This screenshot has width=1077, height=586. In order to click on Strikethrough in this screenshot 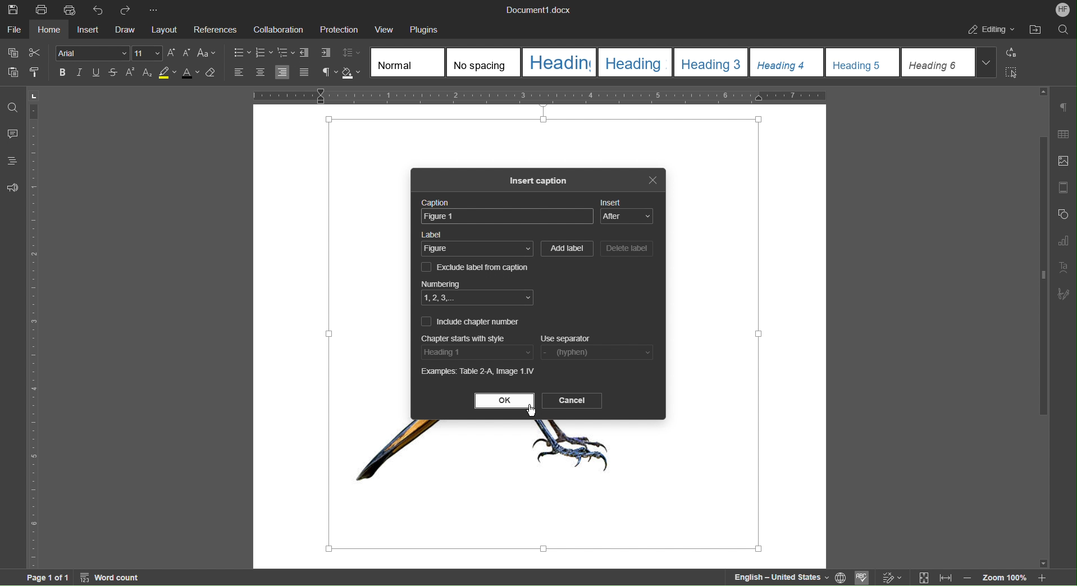, I will do `click(112, 73)`.